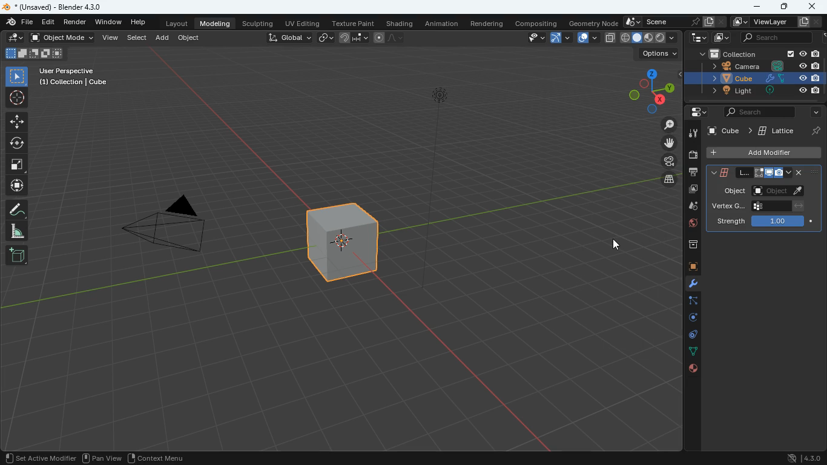 The height and width of the screenshot is (465, 827). What do you see at coordinates (693, 133) in the screenshot?
I see `tools` at bounding box center [693, 133].